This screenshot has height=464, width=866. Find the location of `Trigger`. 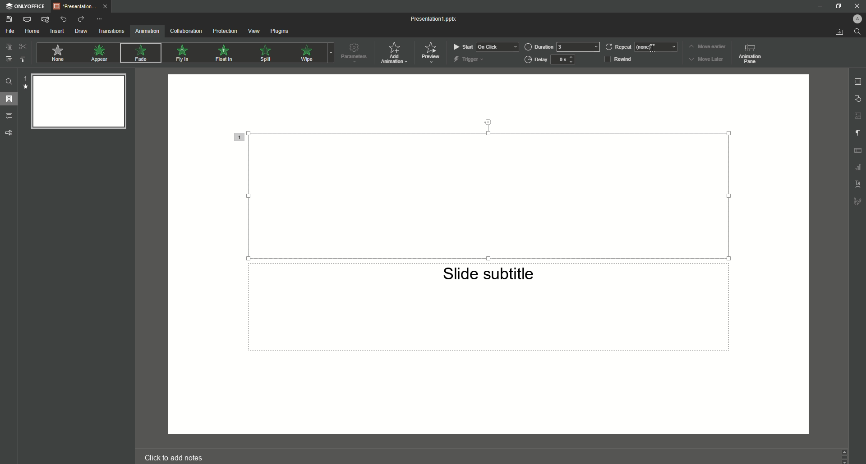

Trigger is located at coordinates (469, 59).